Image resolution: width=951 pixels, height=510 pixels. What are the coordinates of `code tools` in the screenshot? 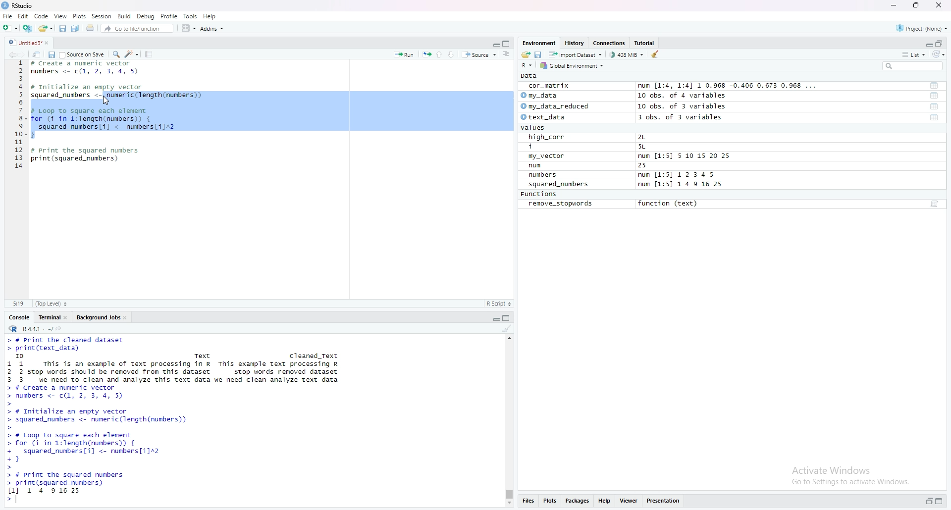 It's located at (132, 53).